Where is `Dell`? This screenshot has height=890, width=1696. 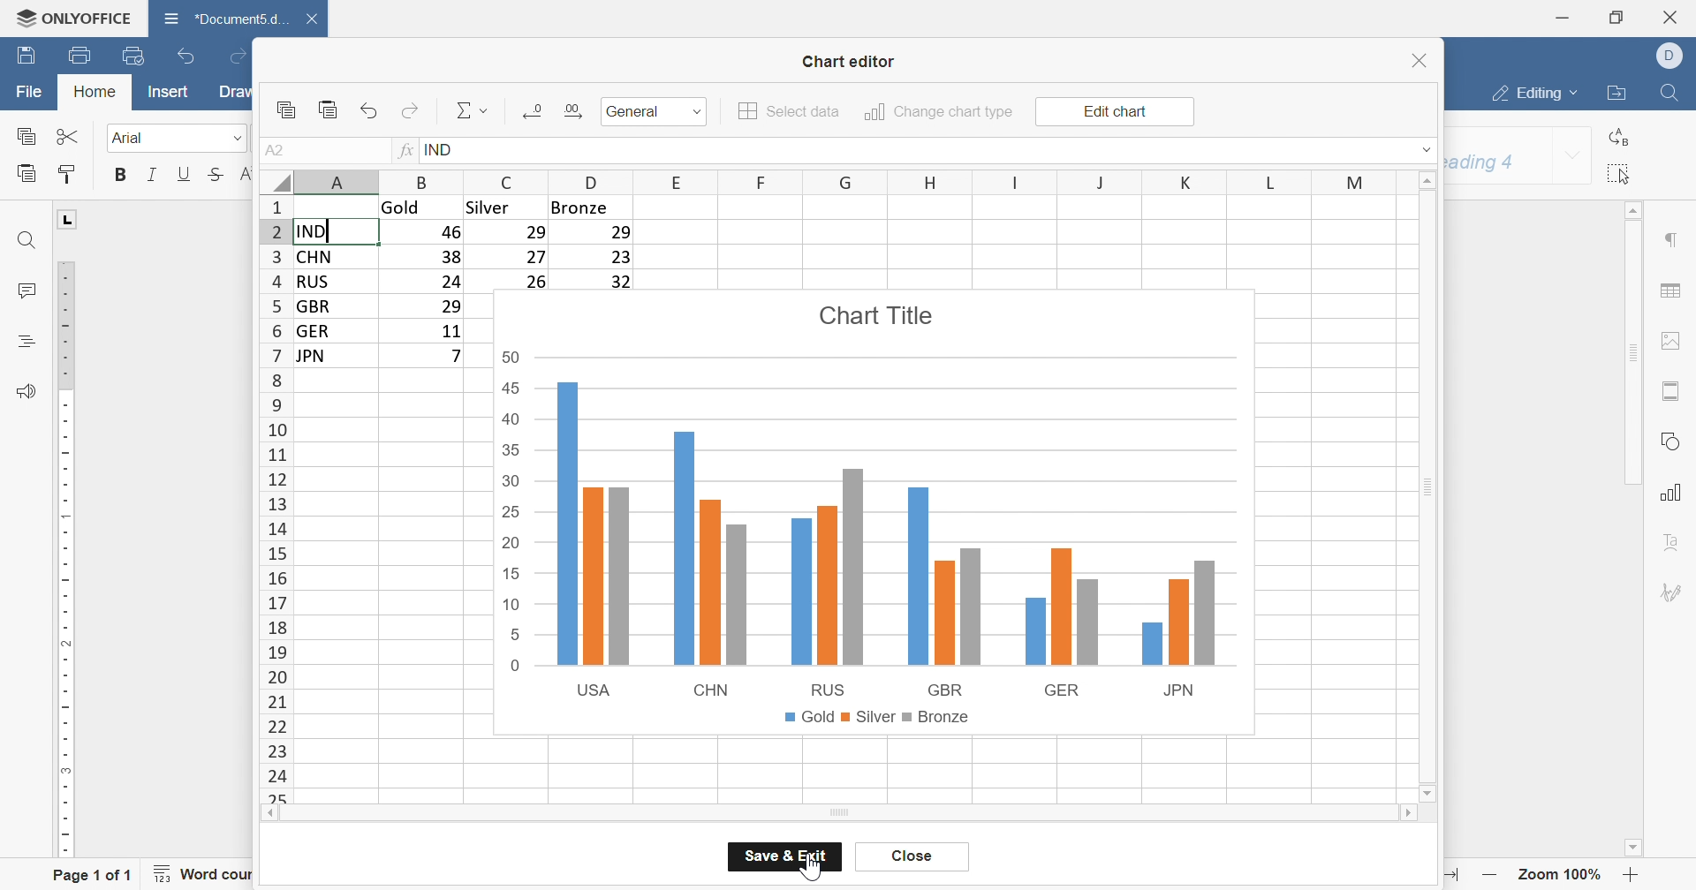
Dell is located at coordinates (1672, 55).